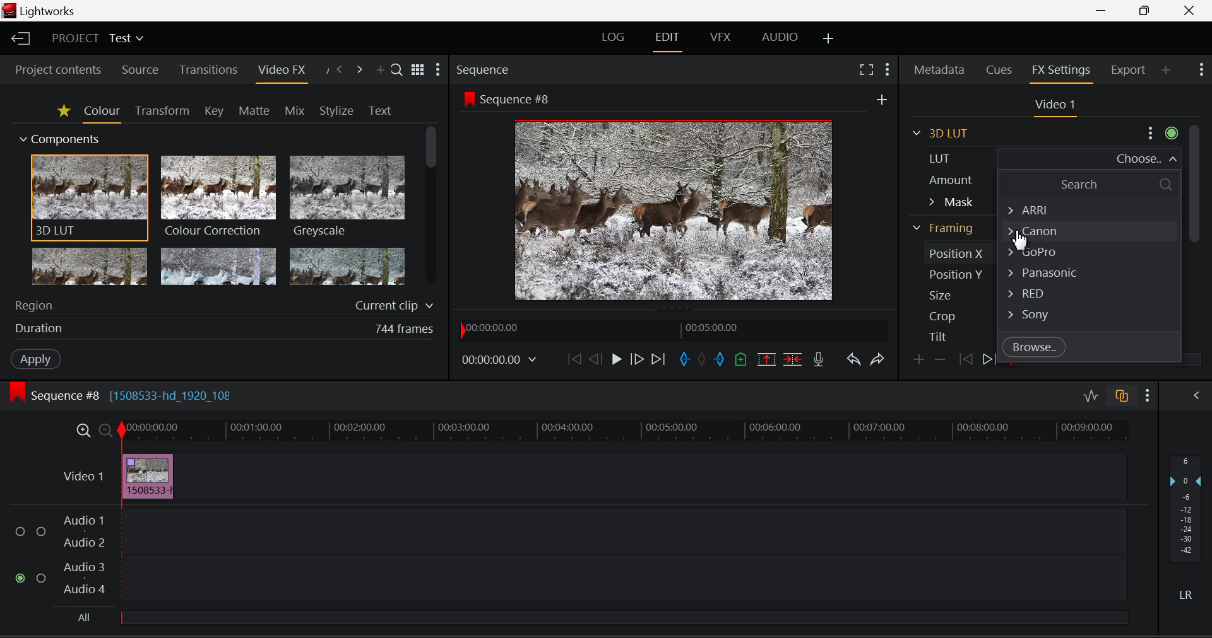  Describe the element at coordinates (380, 68) in the screenshot. I see `Add Panel` at that location.